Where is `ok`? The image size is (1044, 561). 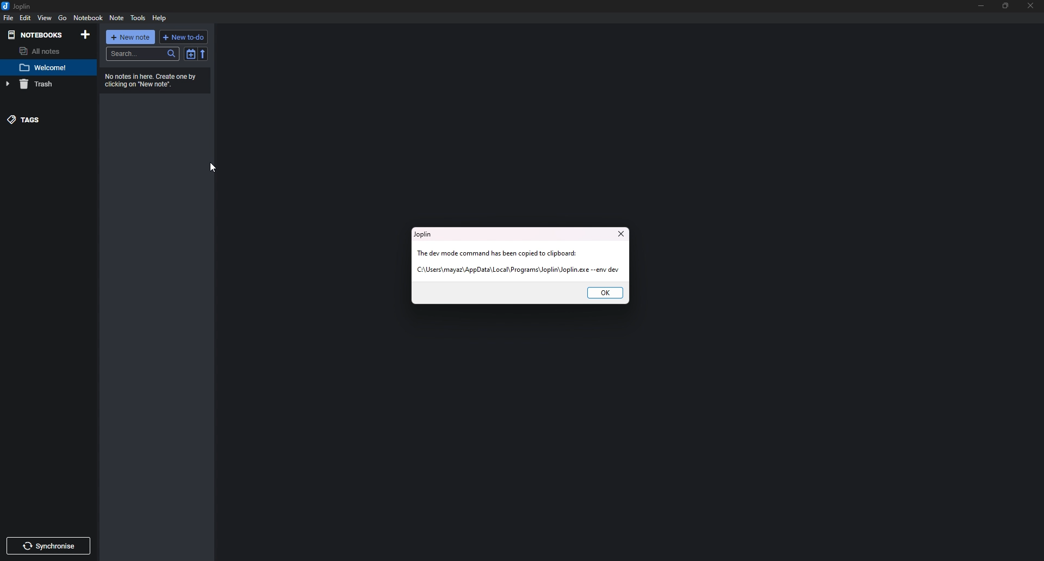 ok is located at coordinates (605, 293).